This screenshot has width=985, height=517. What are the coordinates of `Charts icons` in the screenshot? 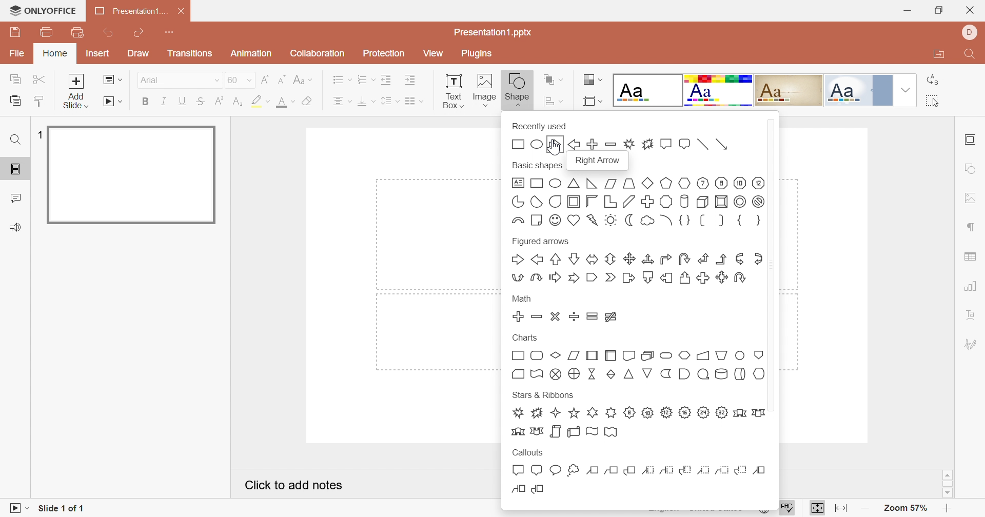 It's located at (638, 366).